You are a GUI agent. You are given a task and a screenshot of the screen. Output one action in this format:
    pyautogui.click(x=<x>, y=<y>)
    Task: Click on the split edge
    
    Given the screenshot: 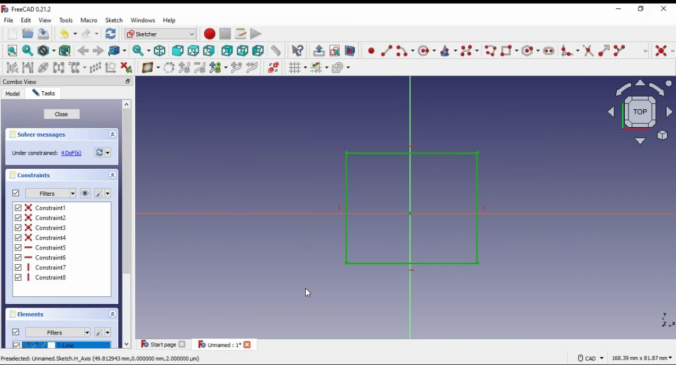 What is the action you would take?
    pyautogui.click(x=620, y=50)
    